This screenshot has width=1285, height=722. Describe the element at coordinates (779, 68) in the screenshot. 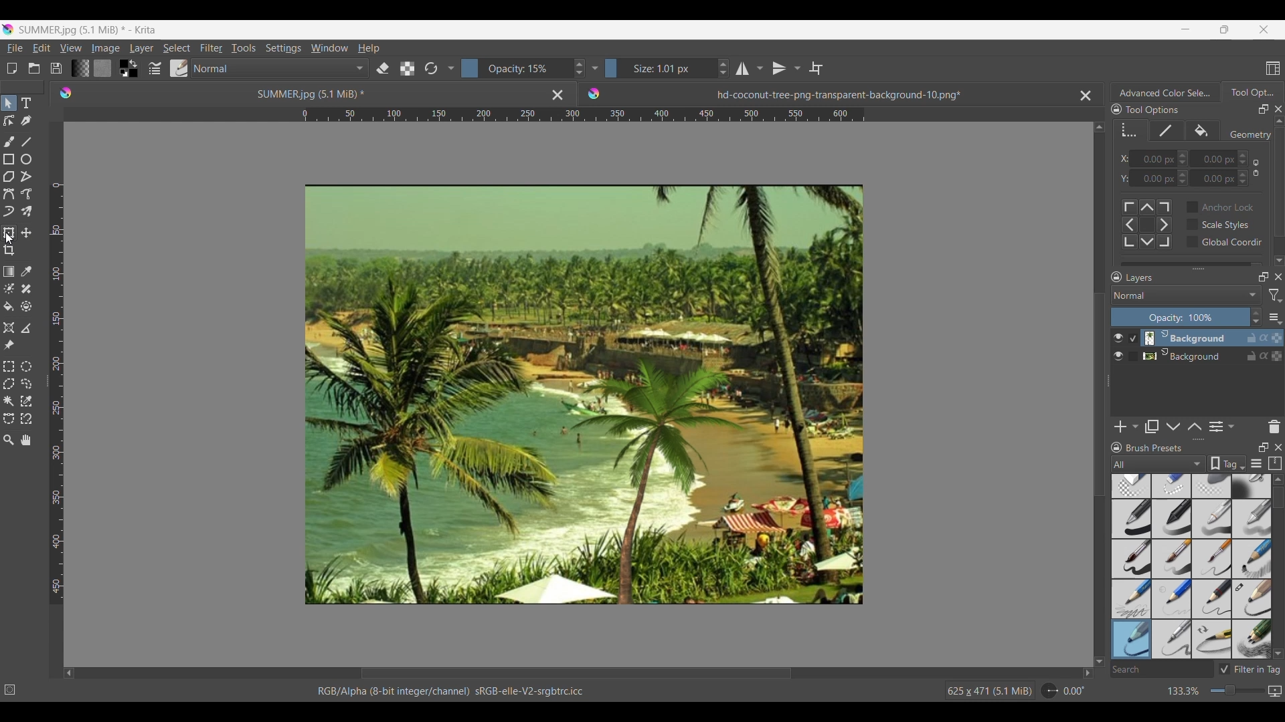

I see `Vertical flip options` at that location.